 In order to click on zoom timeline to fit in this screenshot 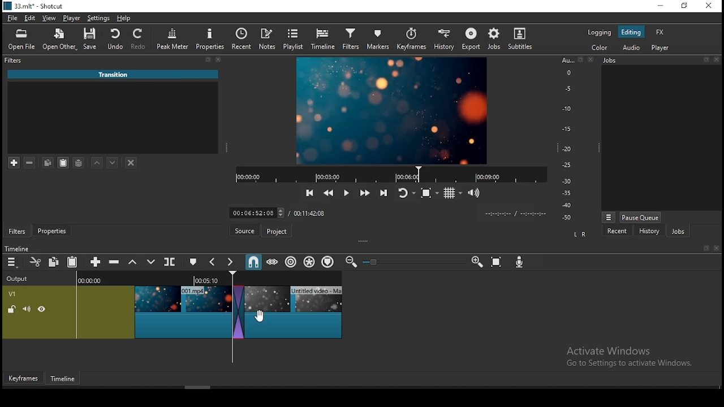, I will do `click(498, 262)`.